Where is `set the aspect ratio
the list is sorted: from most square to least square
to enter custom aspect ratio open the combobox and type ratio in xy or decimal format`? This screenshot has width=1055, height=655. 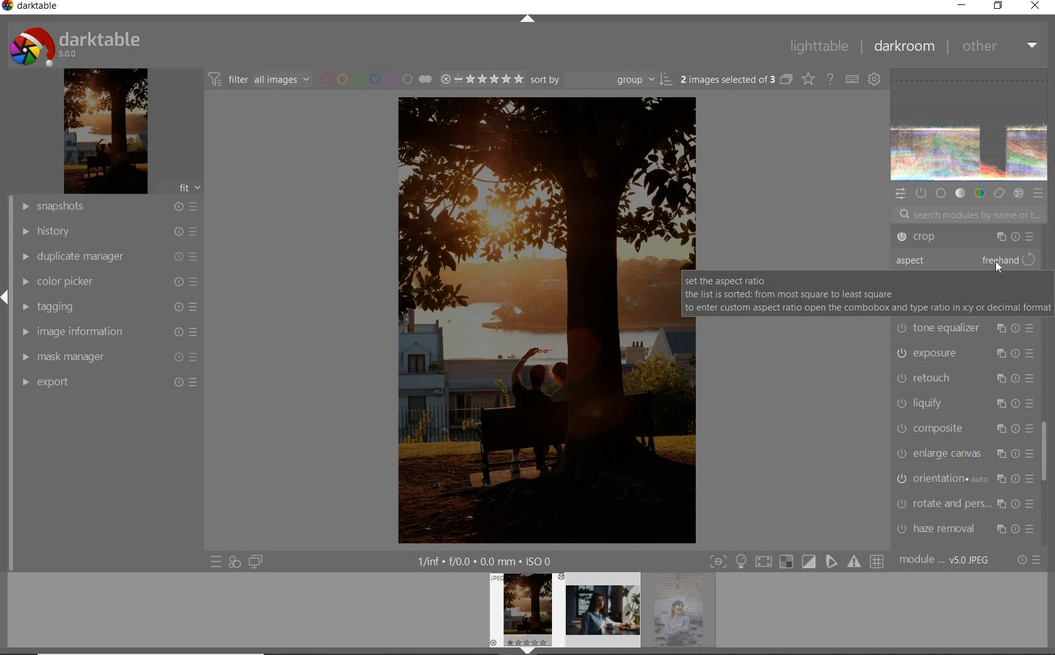
set the aspect ratio
the list is sorted: from most square to least square
to enter custom aspect ratio open the combobox and type ratio in xy or decimal format is located at coordinates (865, 294).